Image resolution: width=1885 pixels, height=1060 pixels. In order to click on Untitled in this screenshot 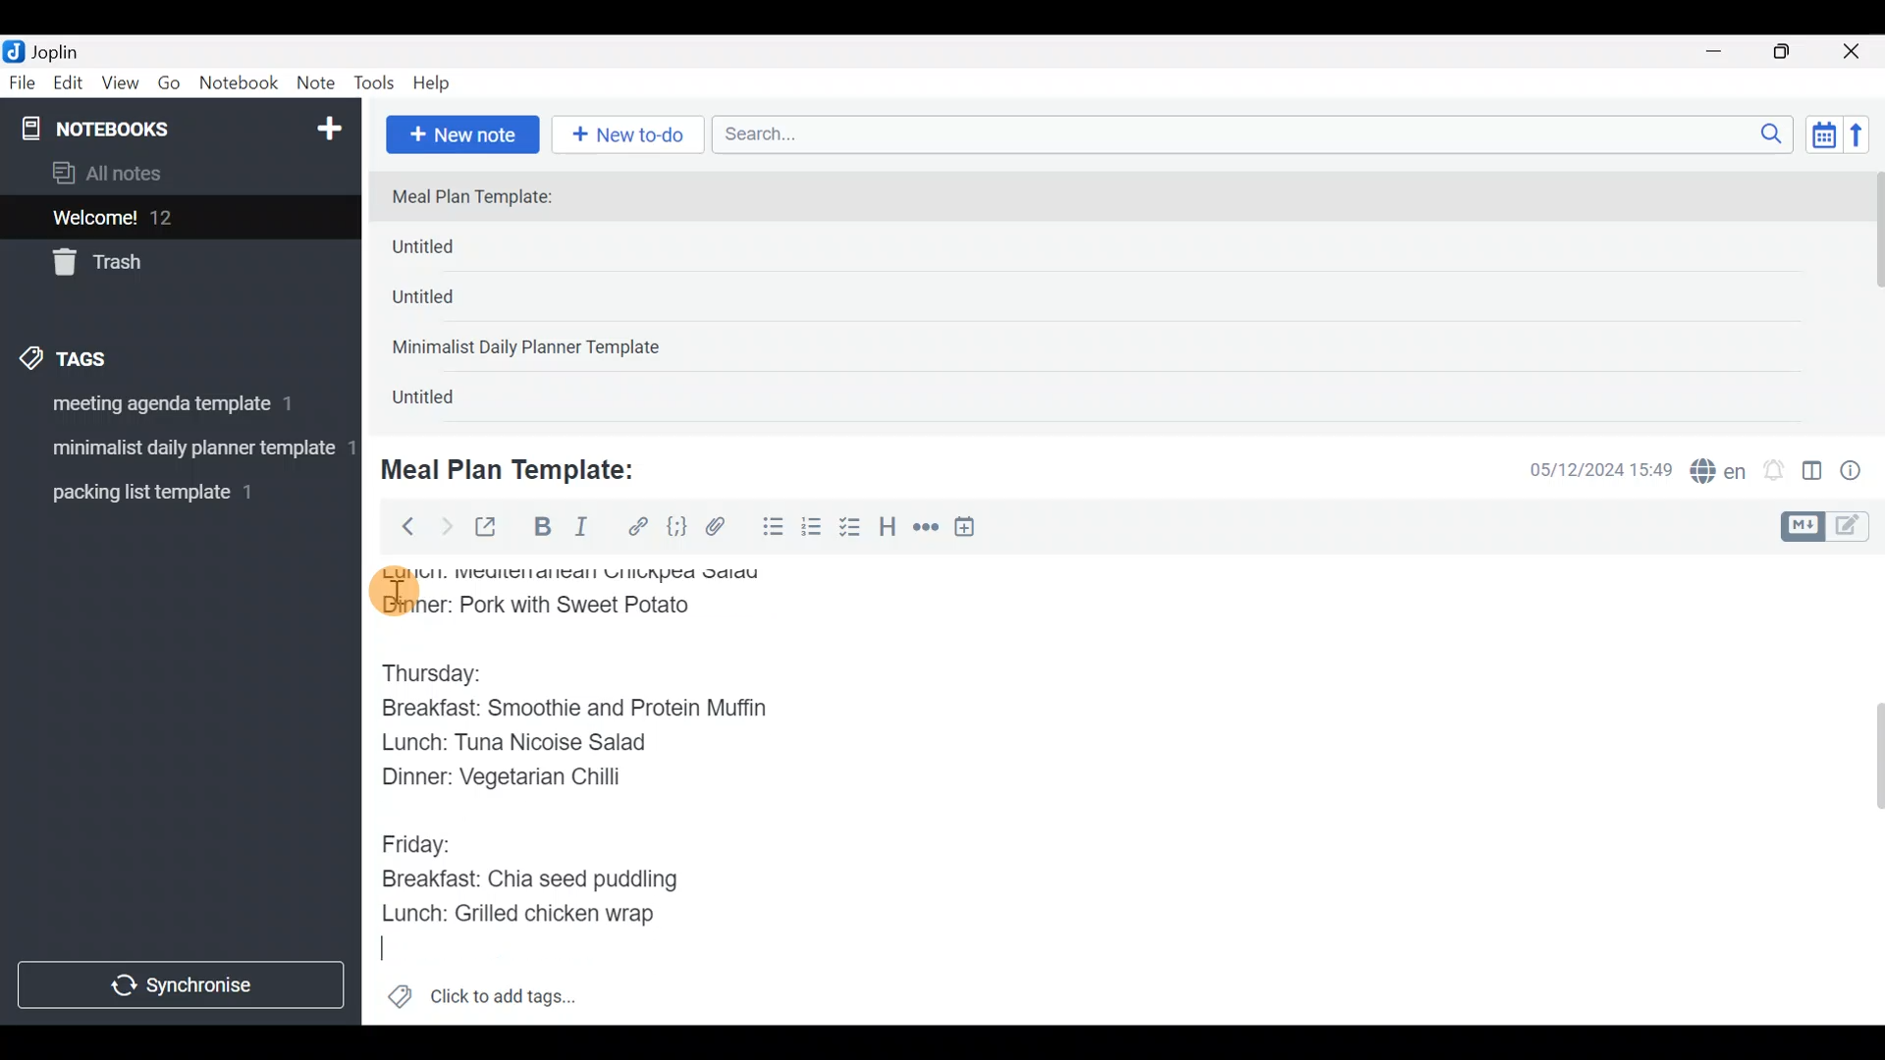, I will do `click(450, 303)`.